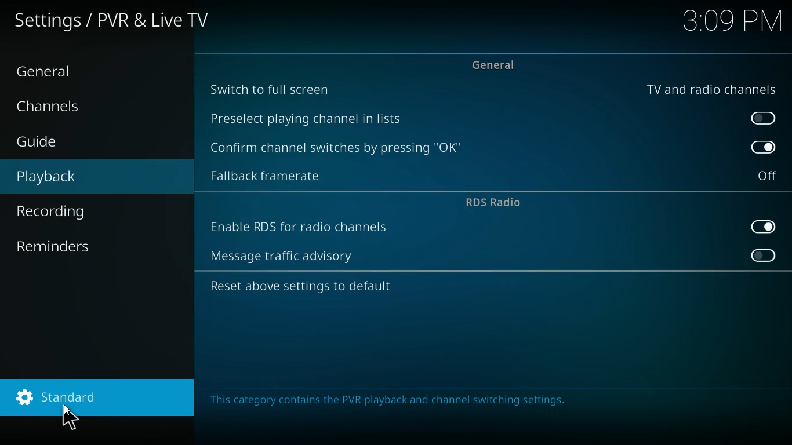 The image size is (792, 445). I want to click on rds radio, so click(492, 202).